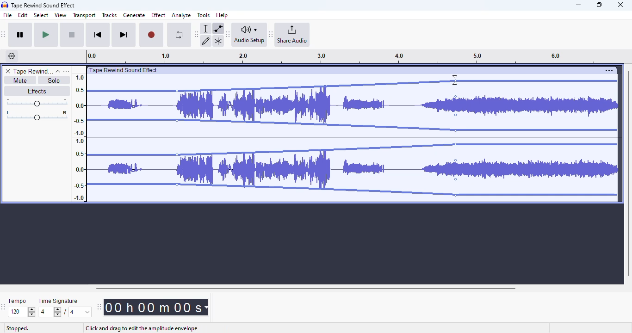 This screenshot has height=333, width=632. What do you see at coordinates (152, 307) in the screenshot?
I see `Current track time` at bounding box center [152, 307].